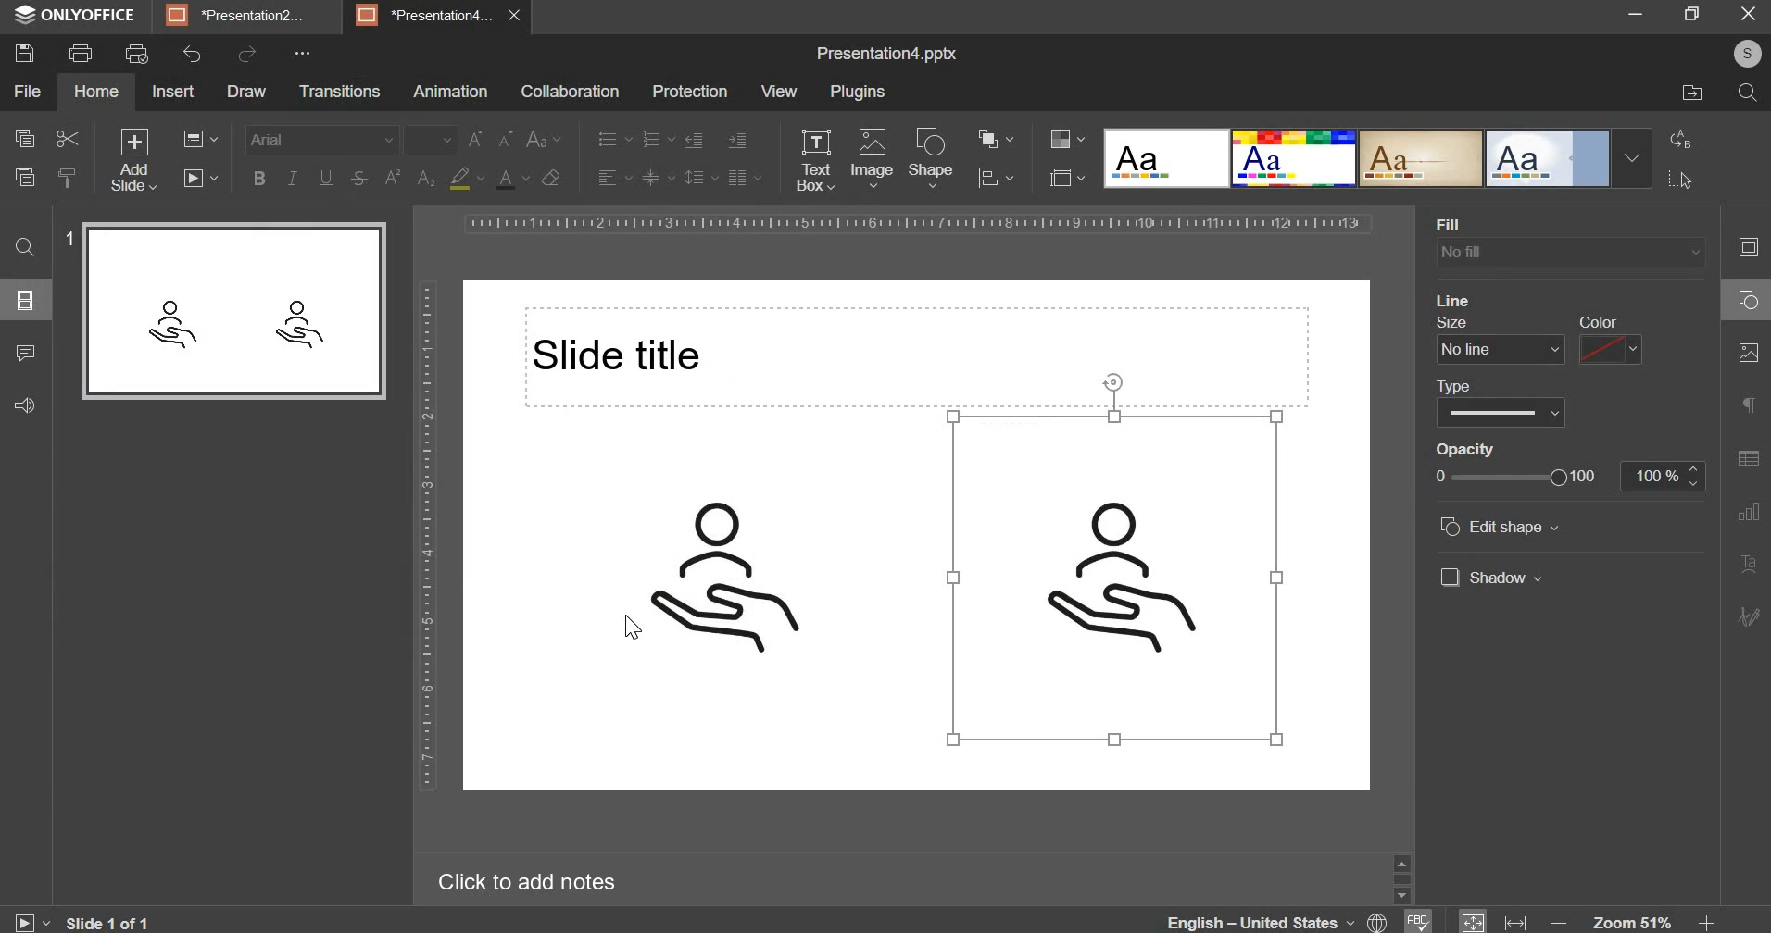 This screenshot has height=933, width=1771. Describe the element at coordinates (1747, 566) in the screenshot. I see `text art` at that location.